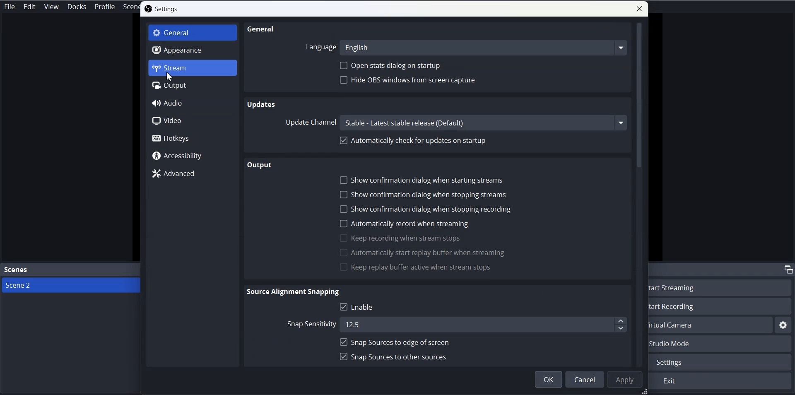 The height and width of the screenshot is (395, 795). I want to click on Snap sources to edge of screen, so click(395, 342).